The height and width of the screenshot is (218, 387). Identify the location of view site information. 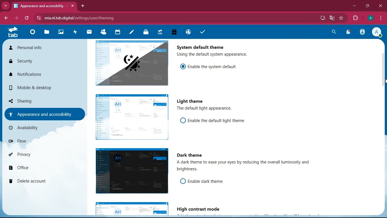
(39, 18).